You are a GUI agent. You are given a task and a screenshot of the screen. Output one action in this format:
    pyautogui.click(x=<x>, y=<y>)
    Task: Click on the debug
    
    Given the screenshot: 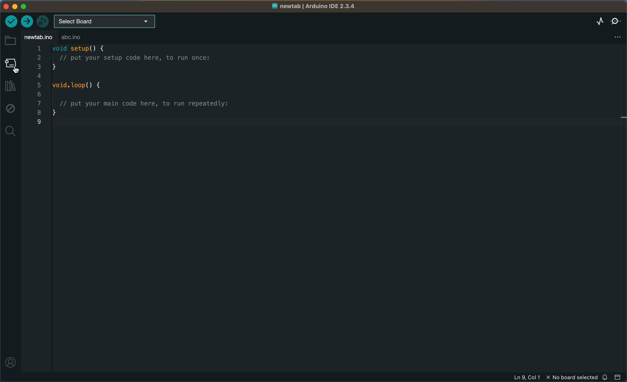 What is the action you would take?
    pyautogui.click(x=10, y=110)
    